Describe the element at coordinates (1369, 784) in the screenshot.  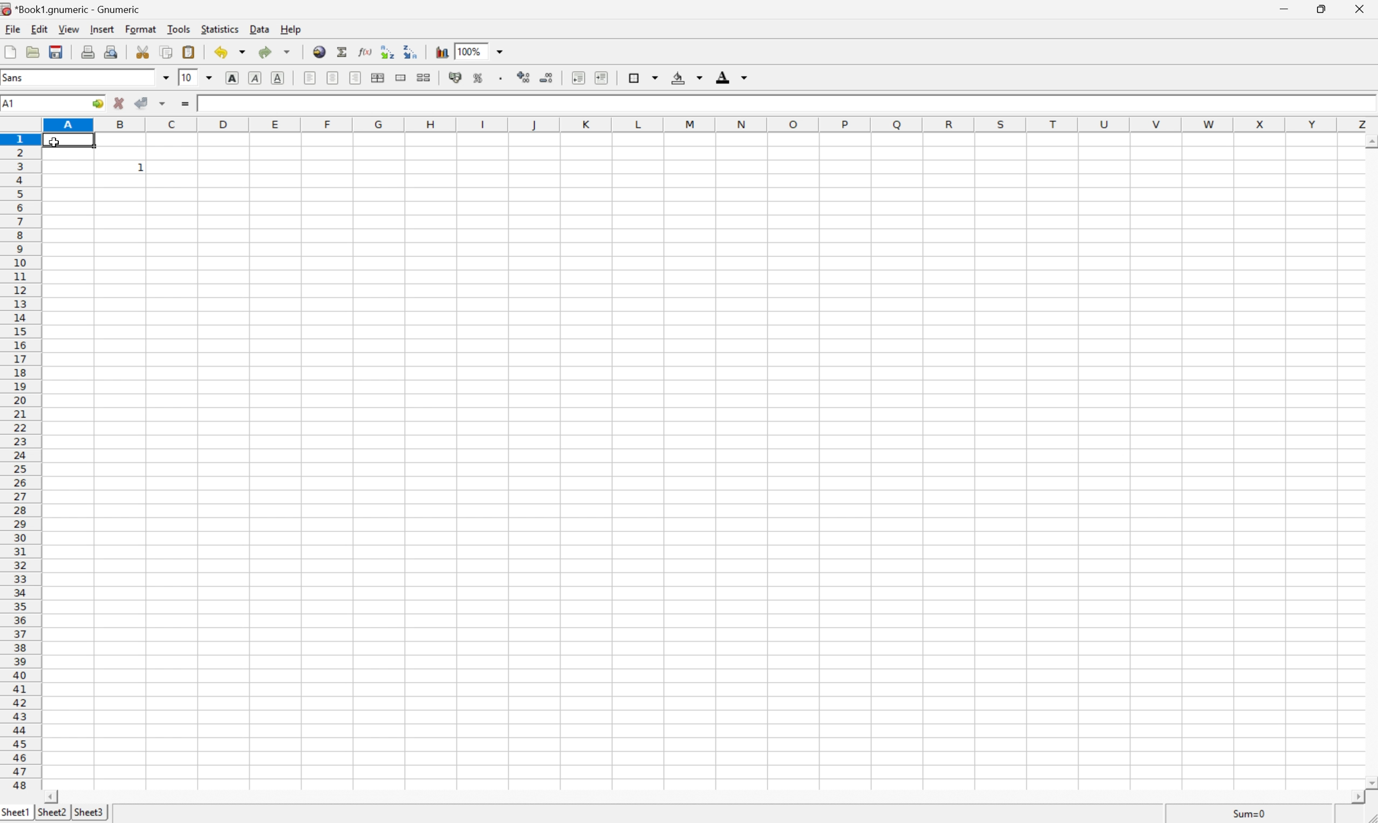
I see `scroll down` at that location.